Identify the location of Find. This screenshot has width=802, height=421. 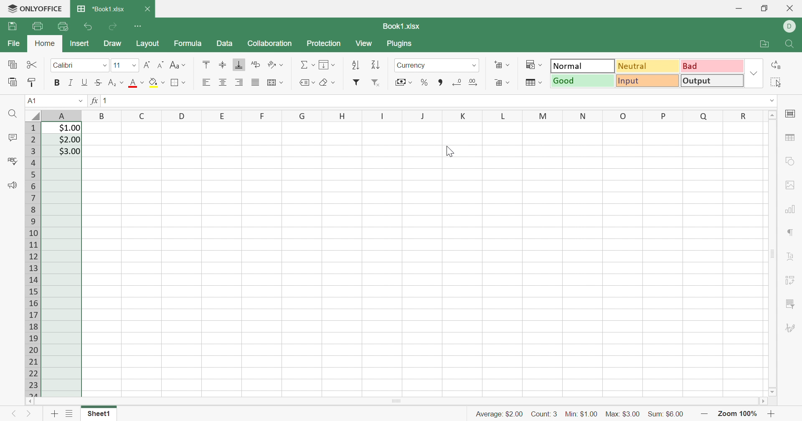
(791, 45).